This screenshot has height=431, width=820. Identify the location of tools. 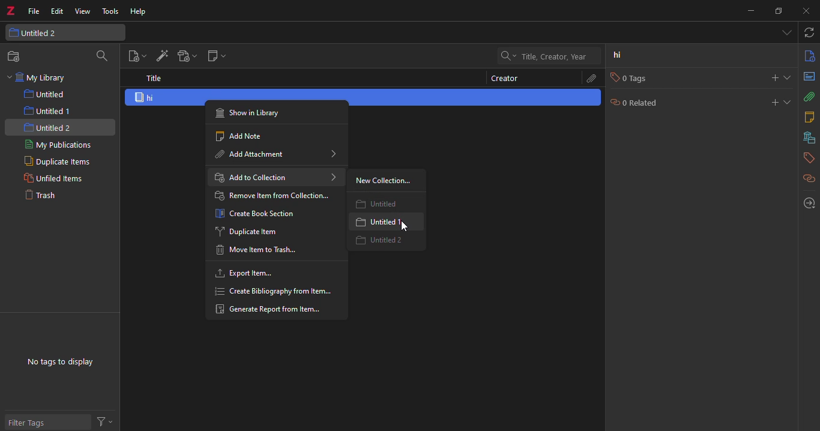
(112, 11).